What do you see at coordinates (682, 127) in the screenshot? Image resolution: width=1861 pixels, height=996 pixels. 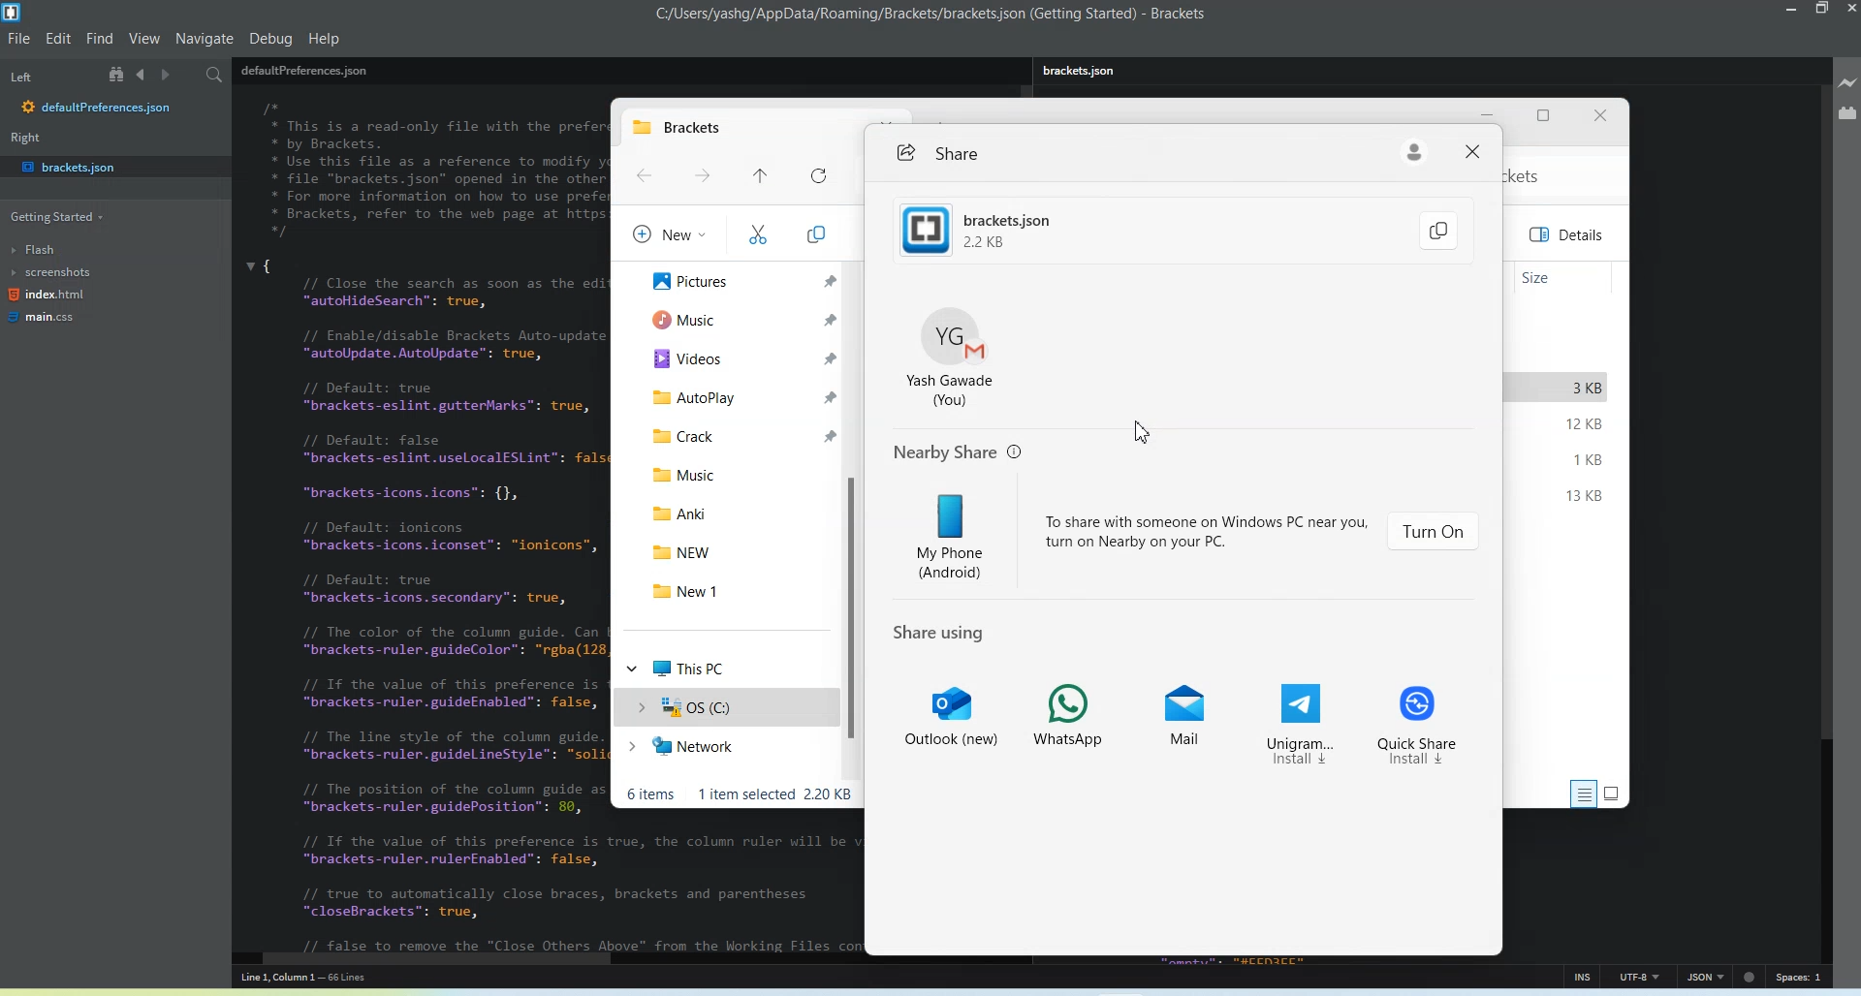 I see `New tab` at bounding box center [682, 127].